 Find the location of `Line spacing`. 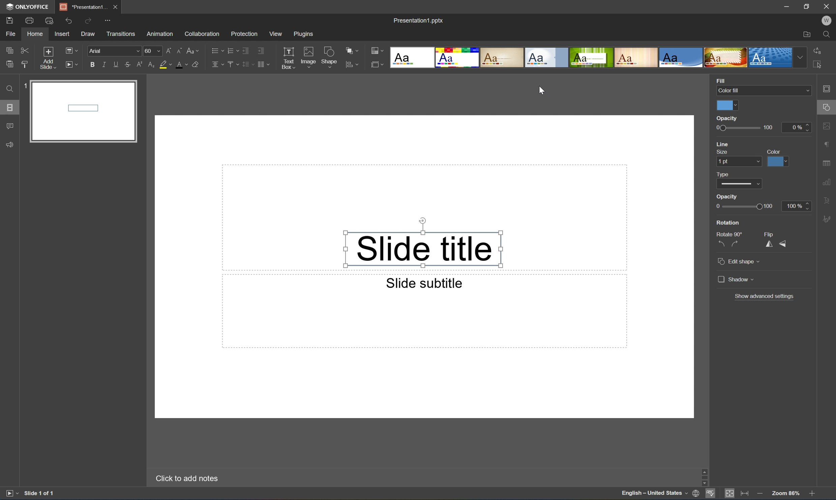

Line spacing is located at coordinates (247, 65).